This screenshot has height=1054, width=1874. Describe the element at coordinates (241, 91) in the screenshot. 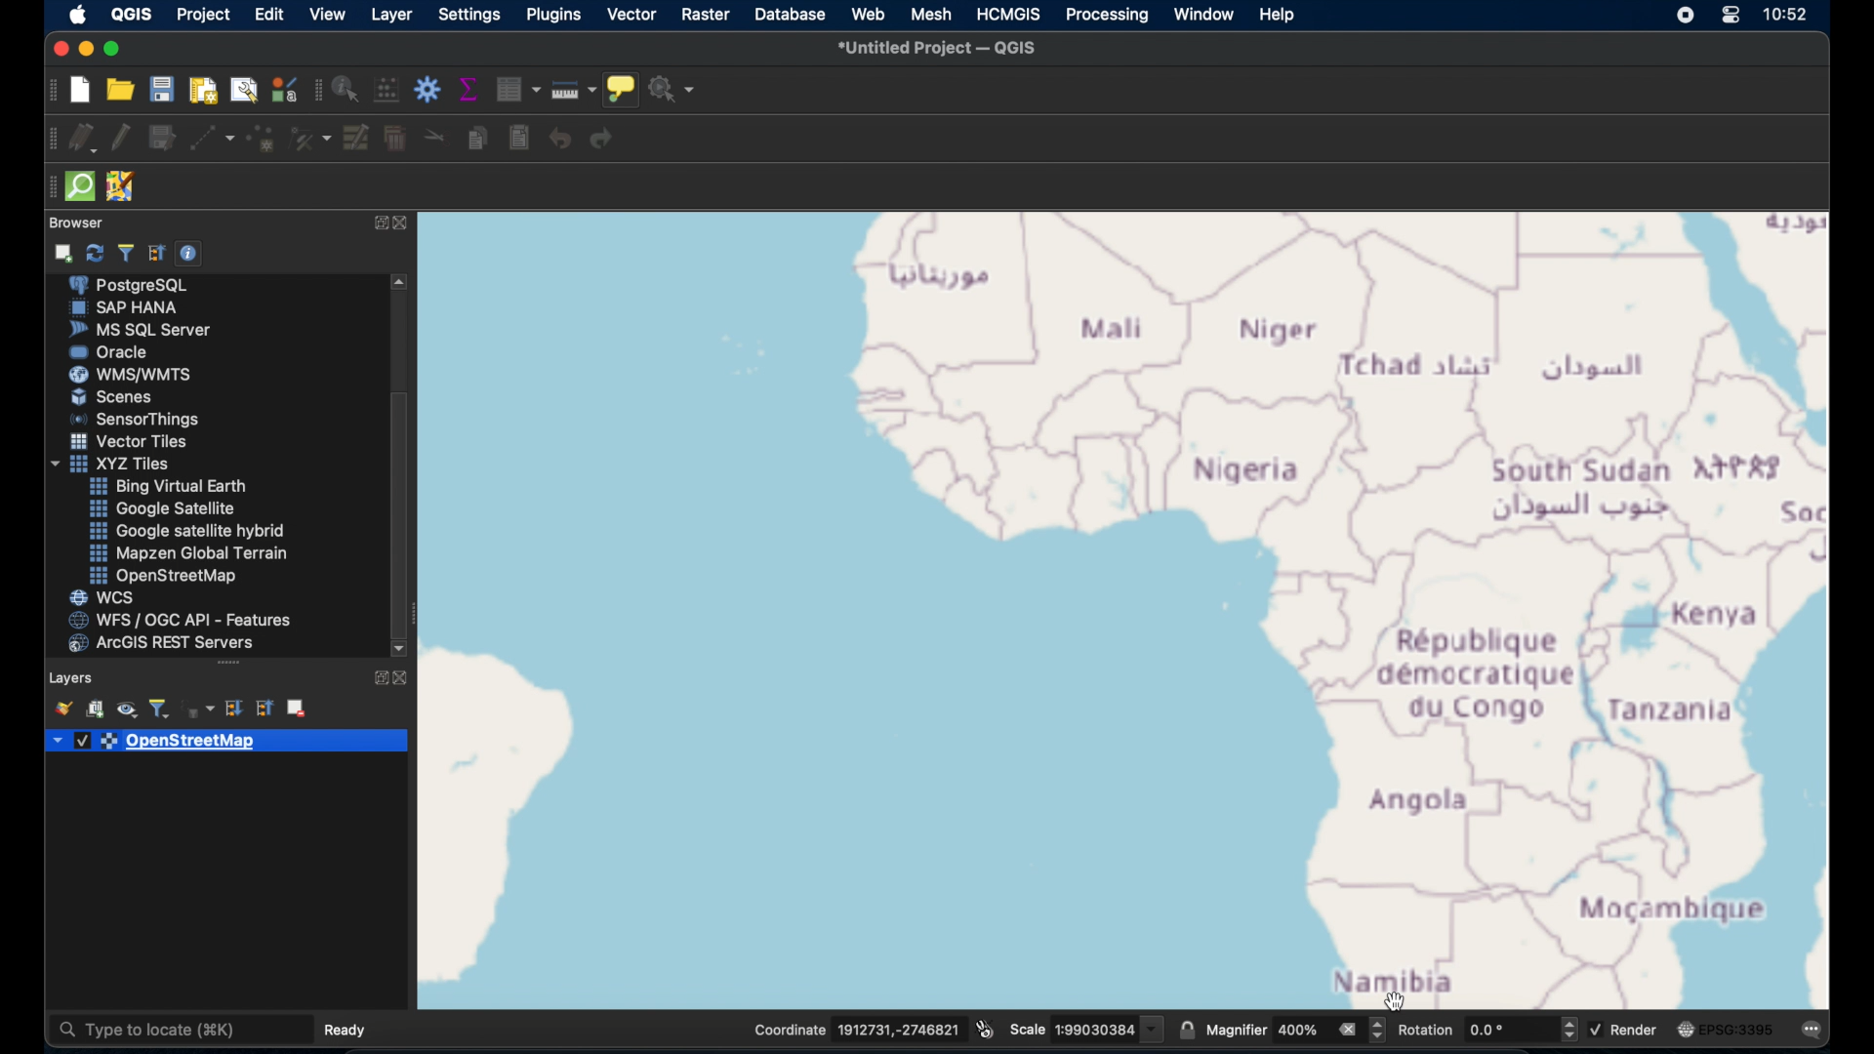

I see `show layout manager` at that location.